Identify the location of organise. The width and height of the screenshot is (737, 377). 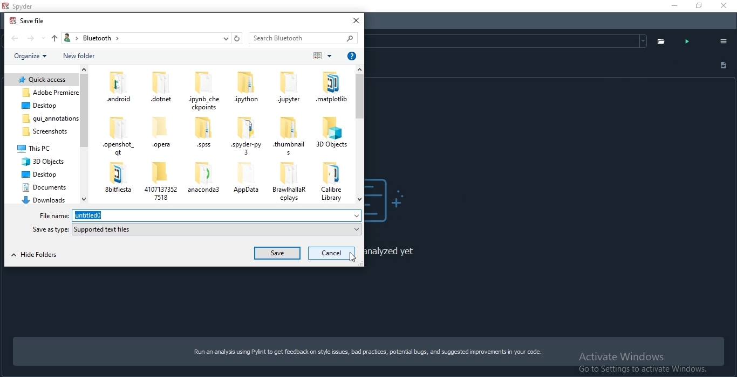
(31, 57).